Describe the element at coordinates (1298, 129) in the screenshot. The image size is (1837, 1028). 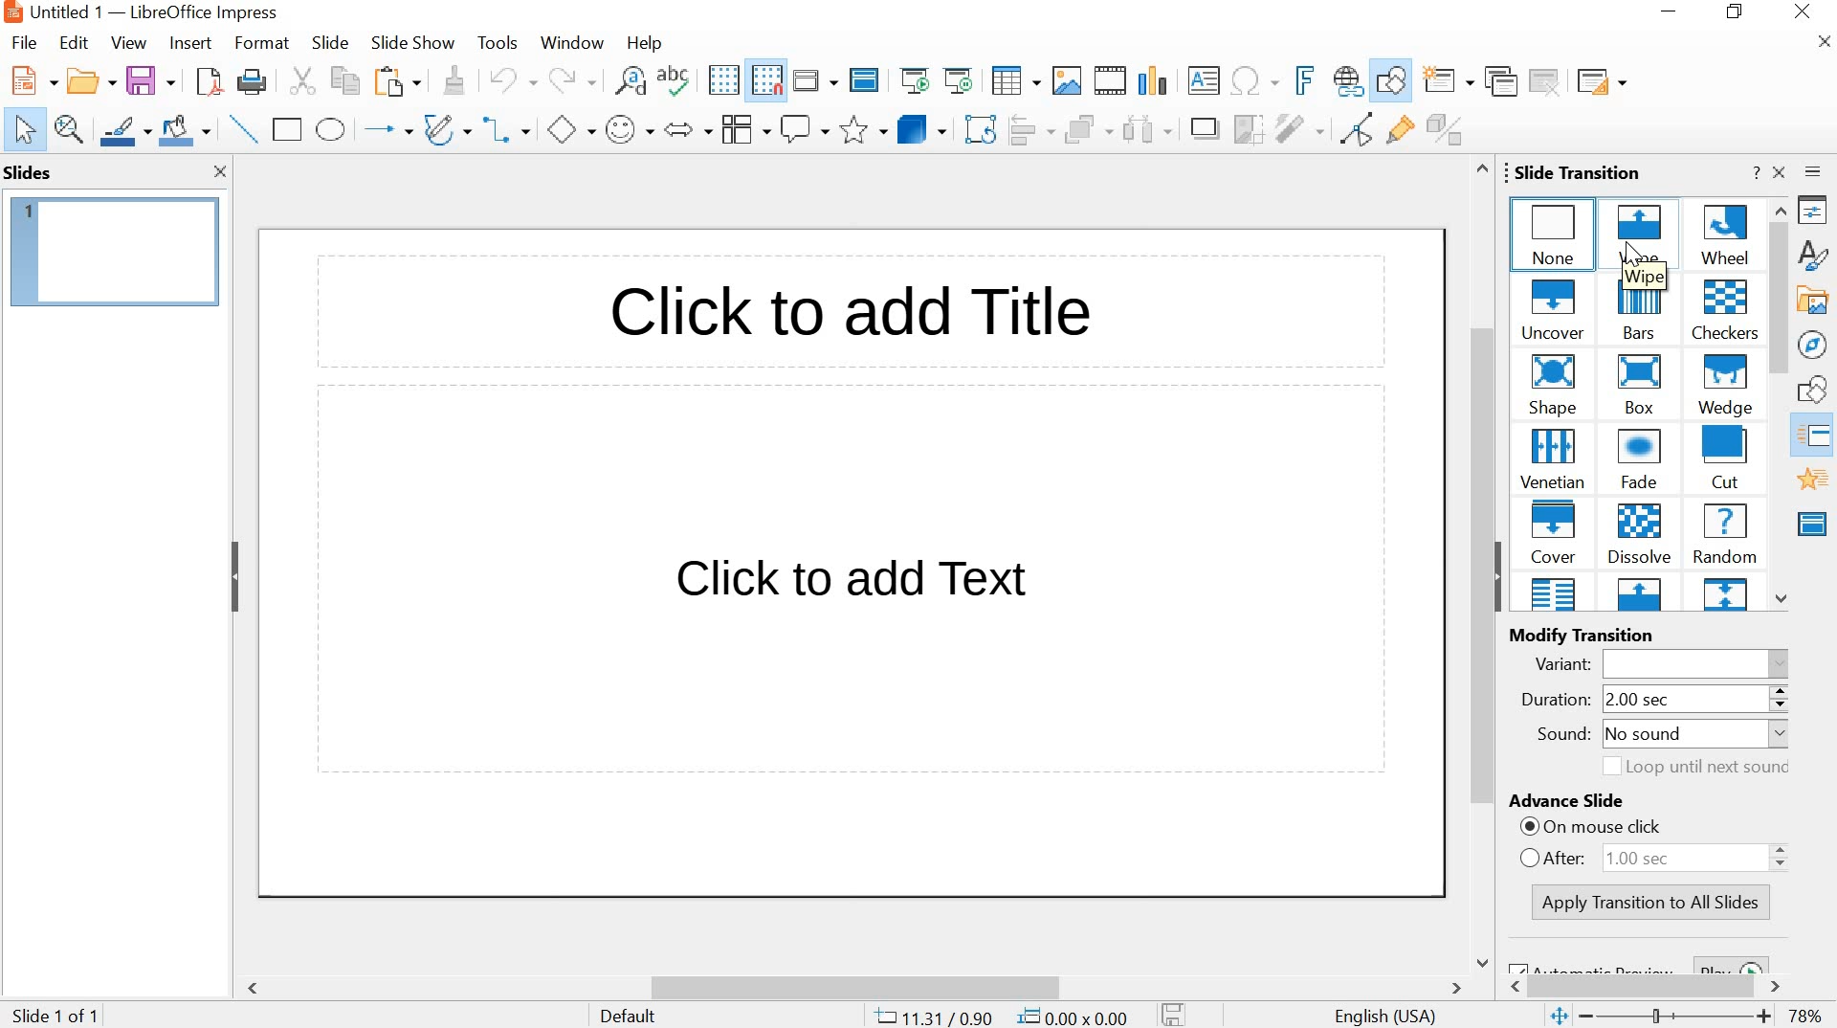
I see `Filter` at that location.